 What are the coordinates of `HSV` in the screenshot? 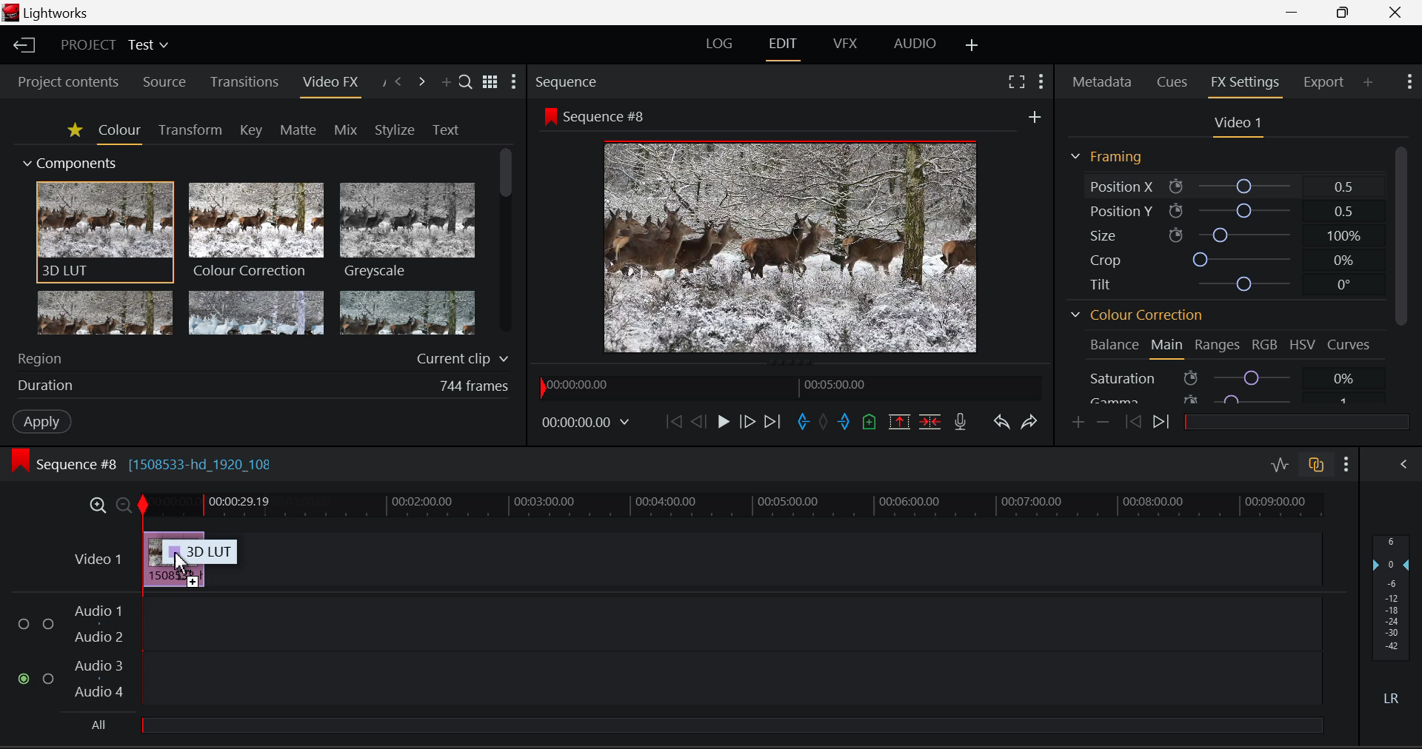 It's located at (1301, 346).